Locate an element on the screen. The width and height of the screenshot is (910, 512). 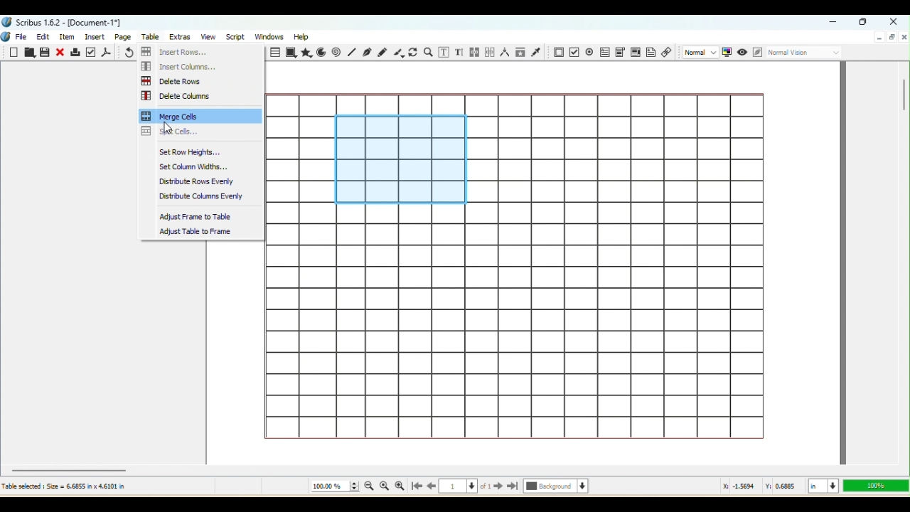
Line is located at coordinates (351, 53).